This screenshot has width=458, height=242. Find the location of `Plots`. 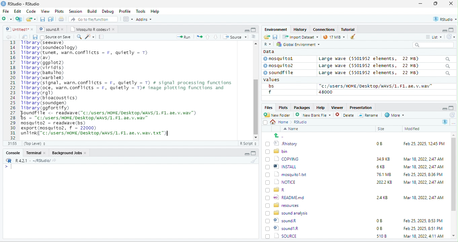

Plots is located at coordinates (283, 107).